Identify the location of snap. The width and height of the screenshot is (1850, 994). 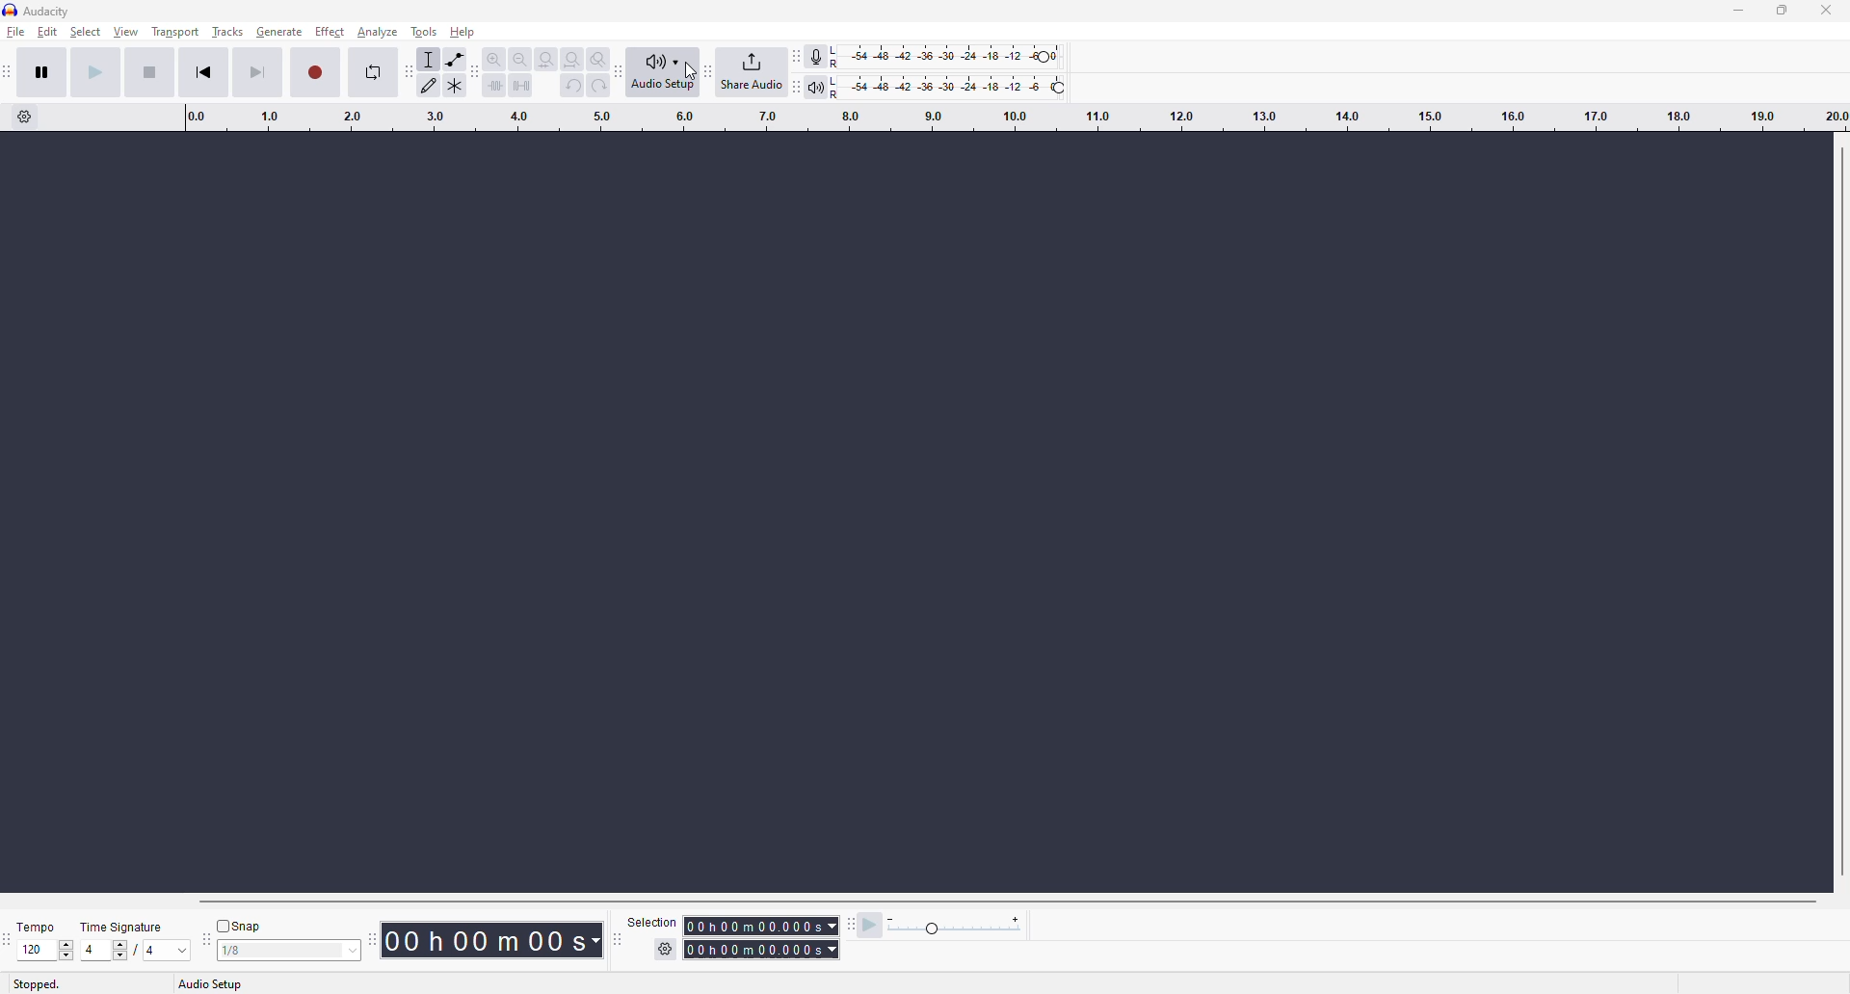
(241, 929).